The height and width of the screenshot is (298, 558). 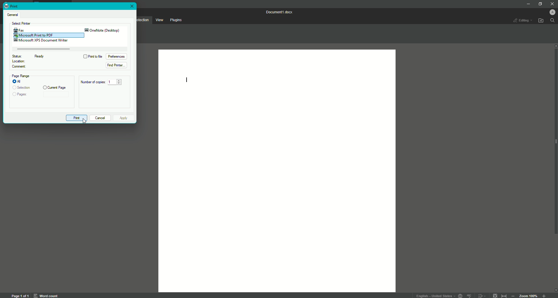 I want to click on Editing, so click(x=520, y=21).